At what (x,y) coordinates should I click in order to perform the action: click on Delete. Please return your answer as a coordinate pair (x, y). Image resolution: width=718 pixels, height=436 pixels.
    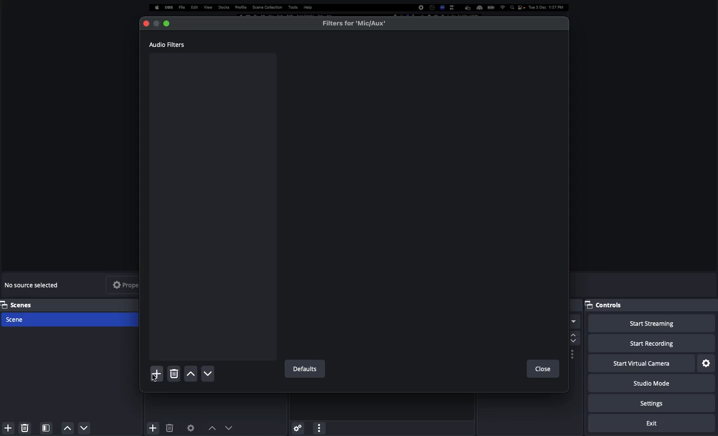
    Looking at the image, I should click on (173, 374).